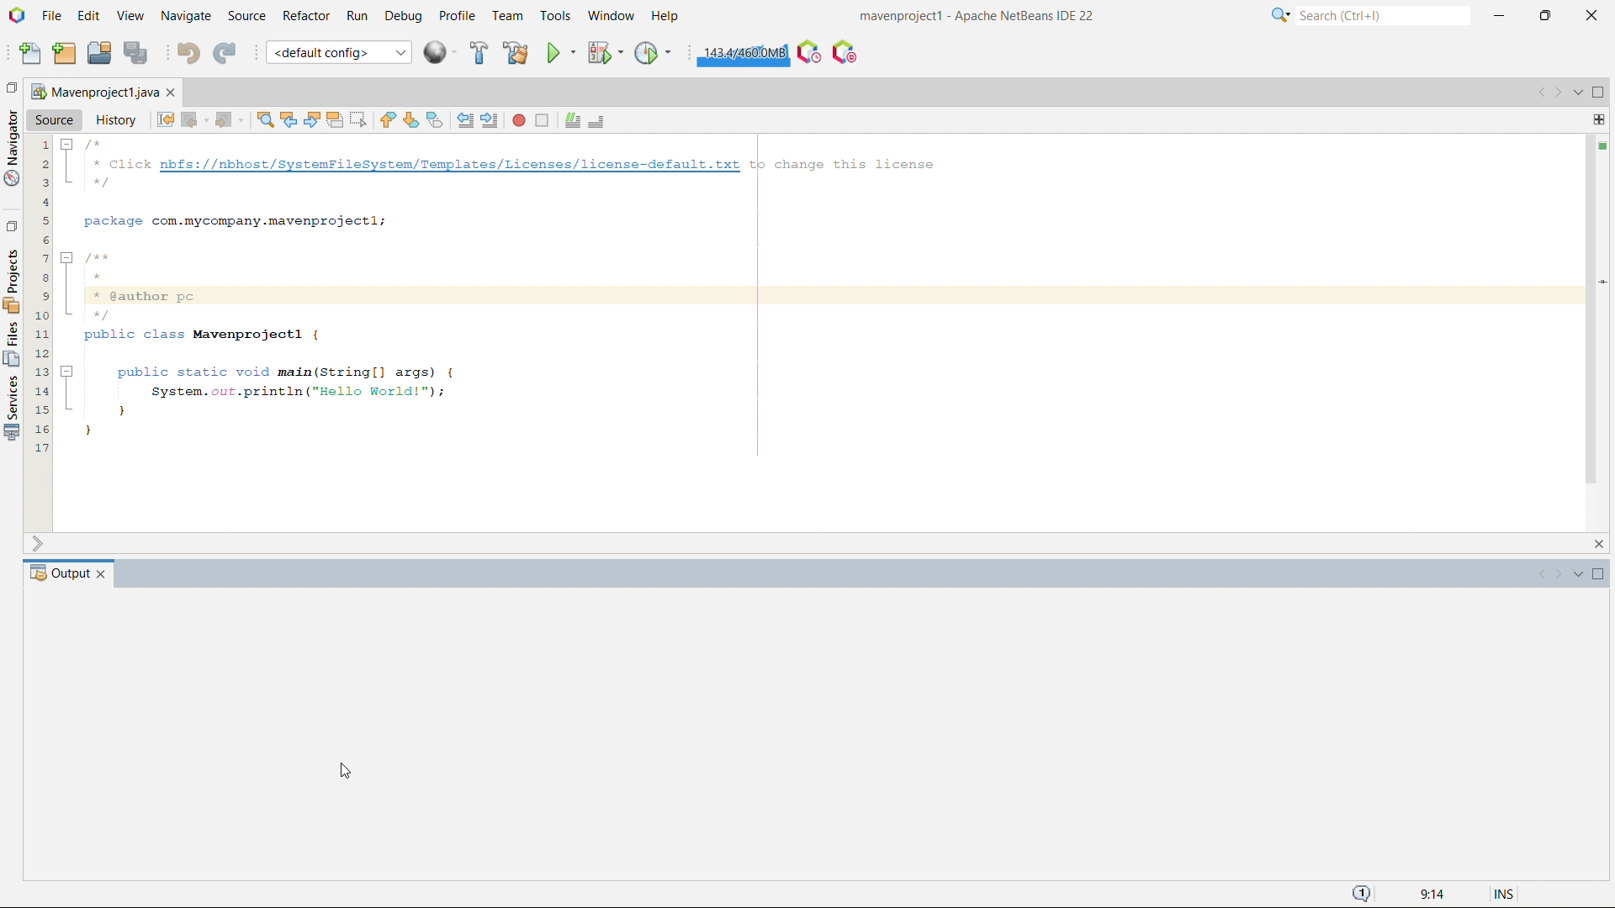 This screenshot has height=908, width=1615. I want to click on maximize, so click(1544, 16).